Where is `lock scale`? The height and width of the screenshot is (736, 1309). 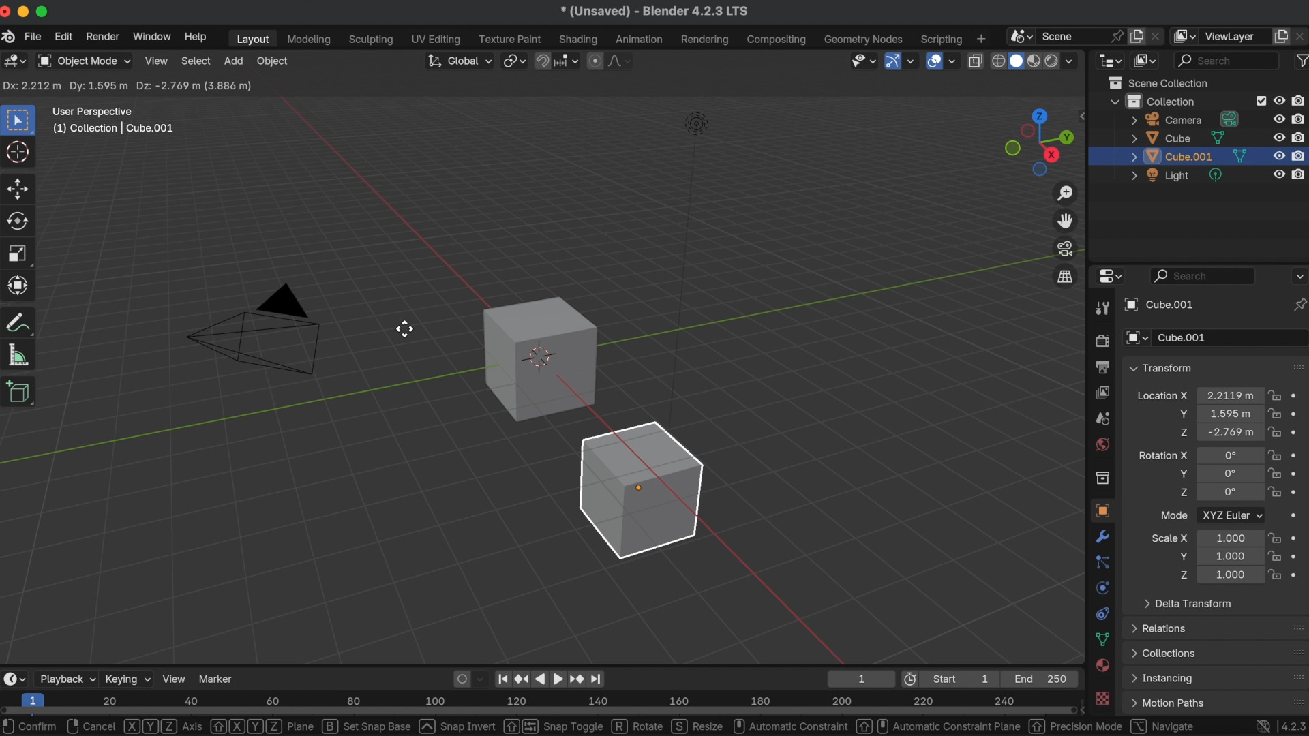 lock scale is located at coordinates (1276, 572).